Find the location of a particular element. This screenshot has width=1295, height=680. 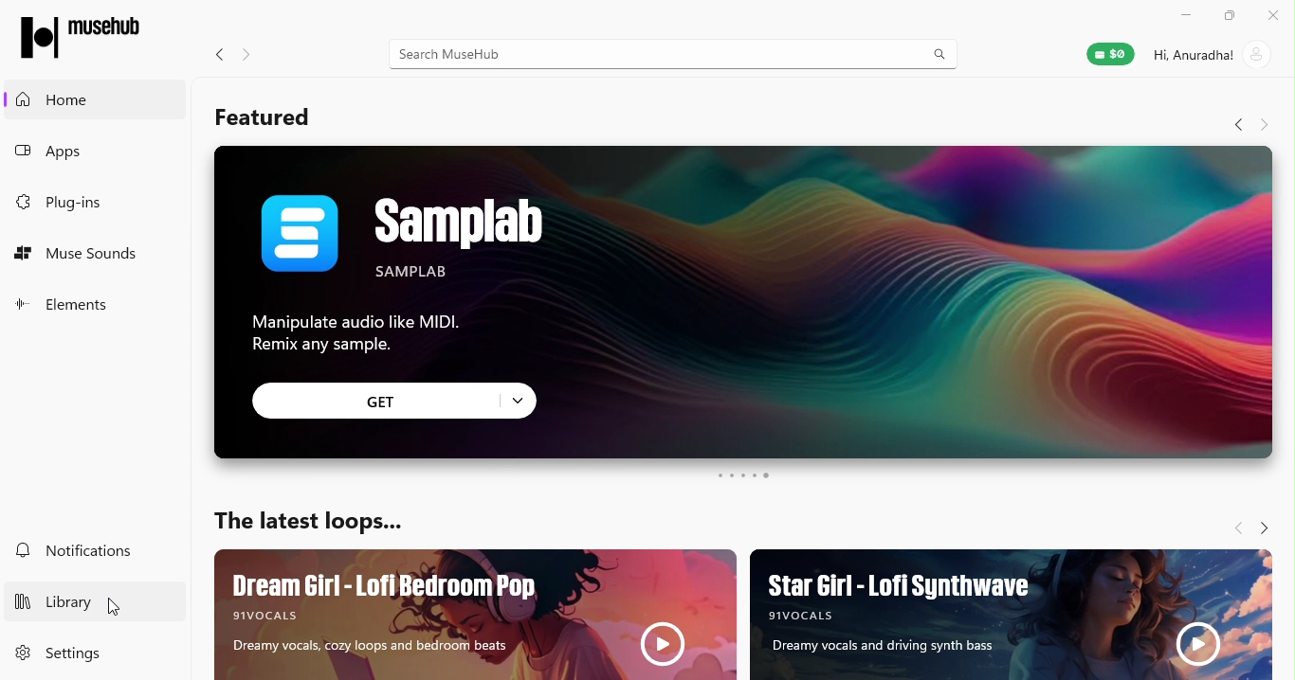

Cursor is located at coordinates (120, 606).